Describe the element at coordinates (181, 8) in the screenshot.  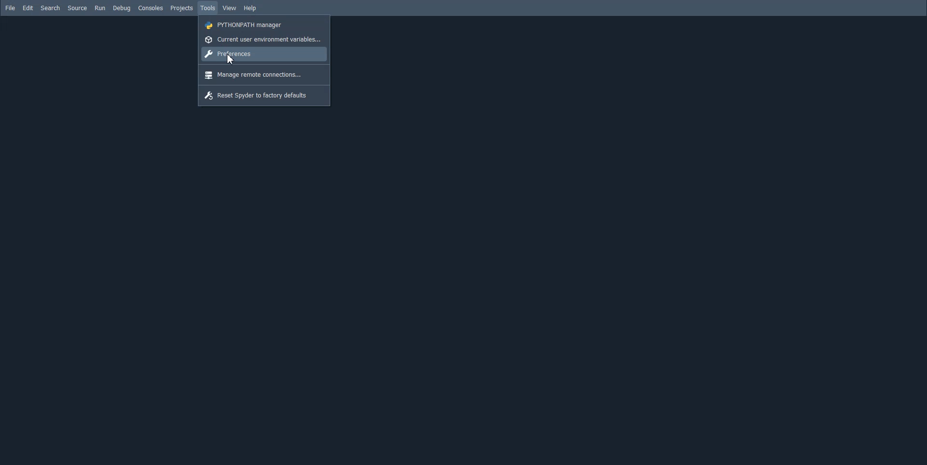
I see `Projects` at that location.